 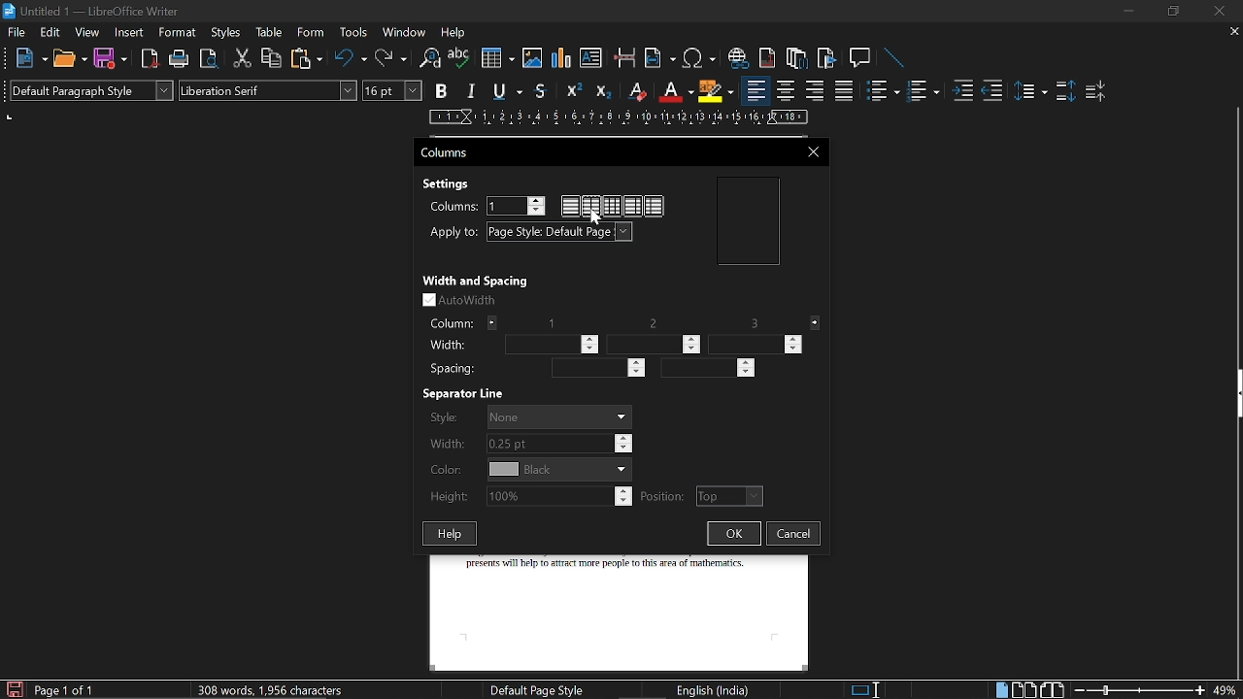 What do you see at coordinates (1157, 689) in the screenshot?
I see `change zoom` at bounding box center [1157, 689].